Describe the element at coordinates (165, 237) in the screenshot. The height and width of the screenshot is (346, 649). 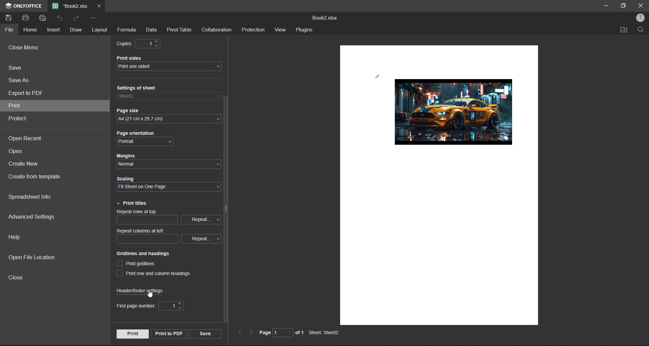
I see `repeat columns at left` at that location.